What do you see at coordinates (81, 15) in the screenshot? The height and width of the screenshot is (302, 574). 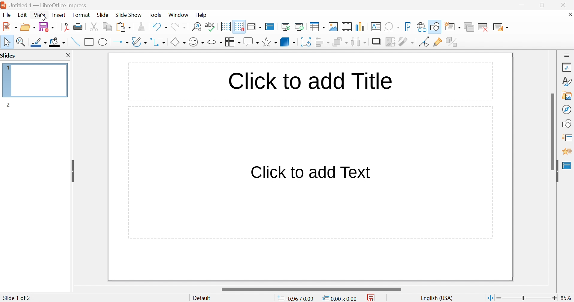 I see `format` at bounding box center [81, 15].